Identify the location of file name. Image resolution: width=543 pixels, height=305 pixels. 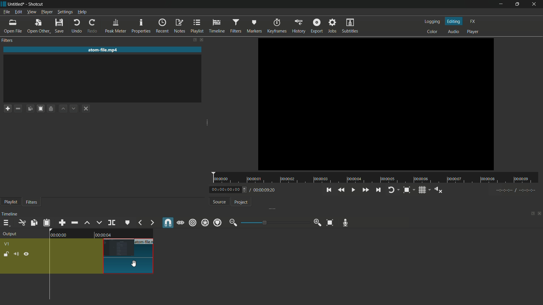
(16, 4).